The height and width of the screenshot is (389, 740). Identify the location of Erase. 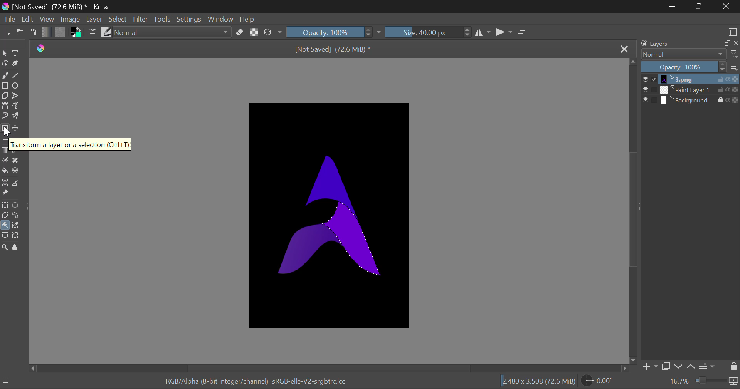
(240, 32).